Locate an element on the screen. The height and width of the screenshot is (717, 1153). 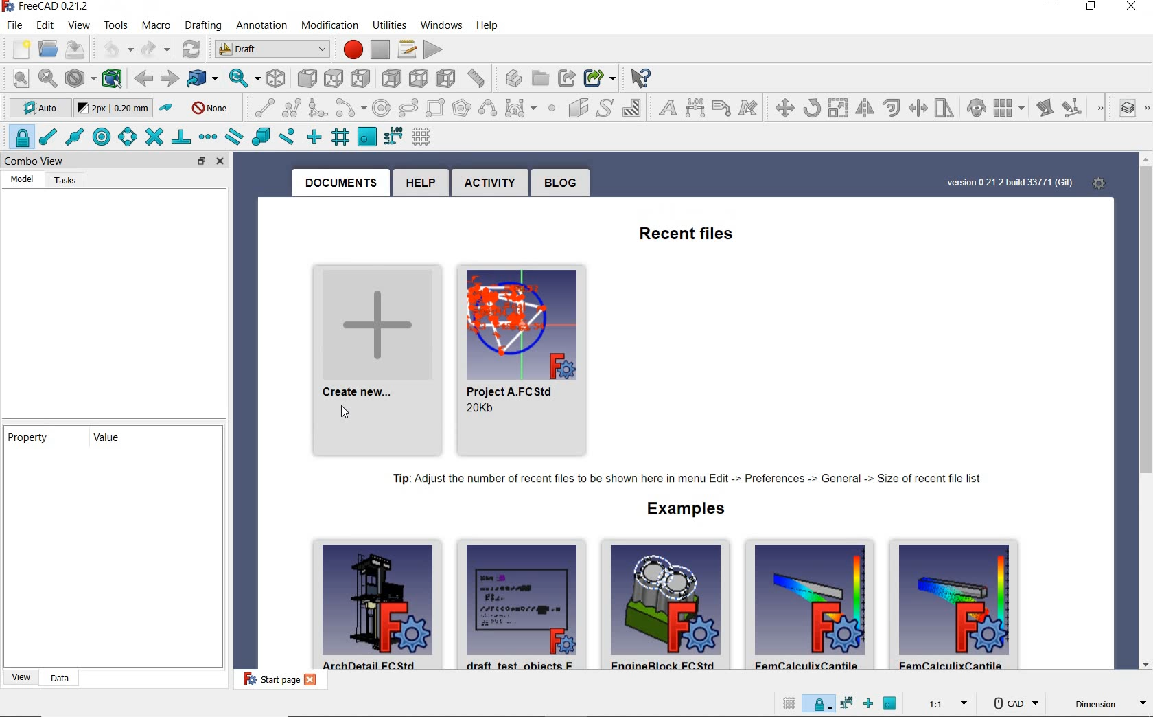
dimension is located at coordinates (1102, 705).